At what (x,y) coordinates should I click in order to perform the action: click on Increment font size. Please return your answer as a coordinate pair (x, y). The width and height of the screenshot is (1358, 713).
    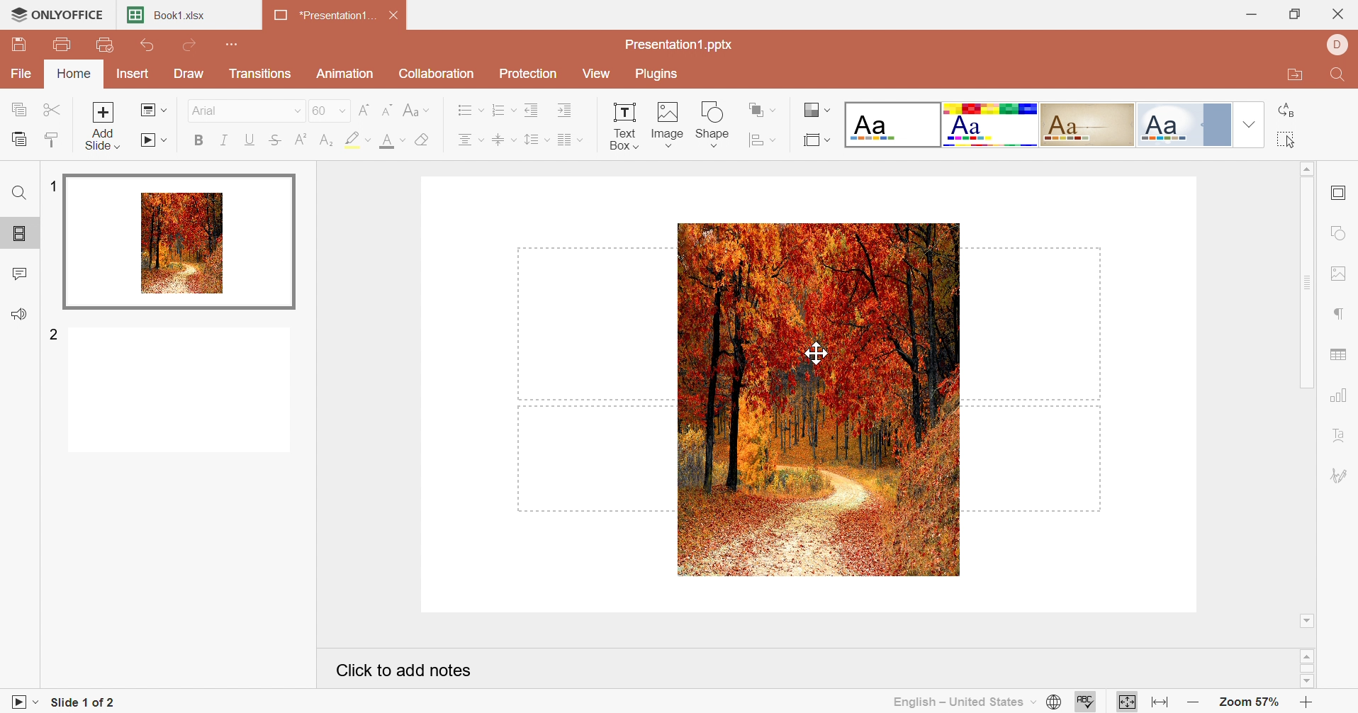
    Looking at the image, I should click on (364, 111).